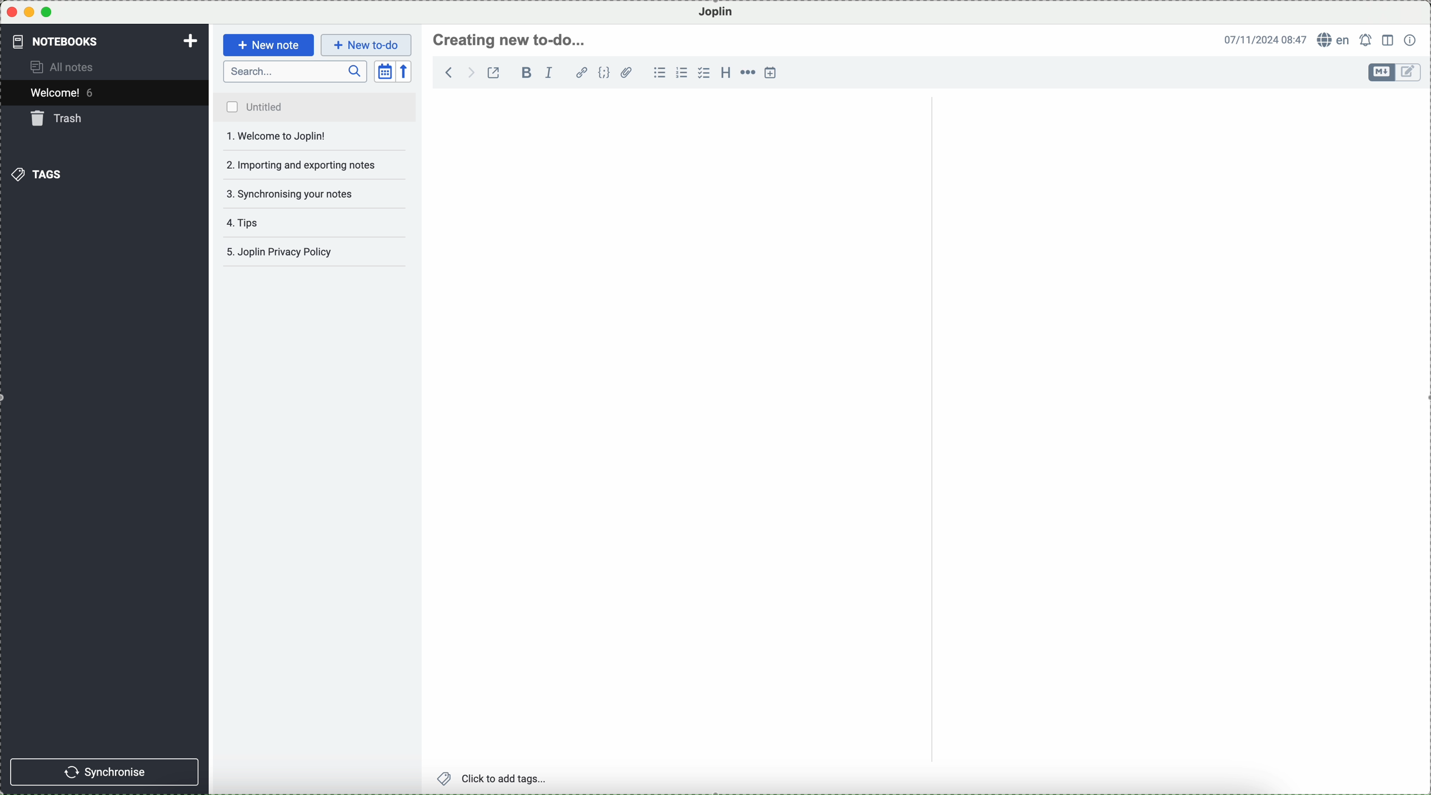 This screenshot has width=1431, height=795. What do you see at coordinates (316, 164) in the screenshot?
I see `importing and exporting notes` at bounding box center [316, 164].